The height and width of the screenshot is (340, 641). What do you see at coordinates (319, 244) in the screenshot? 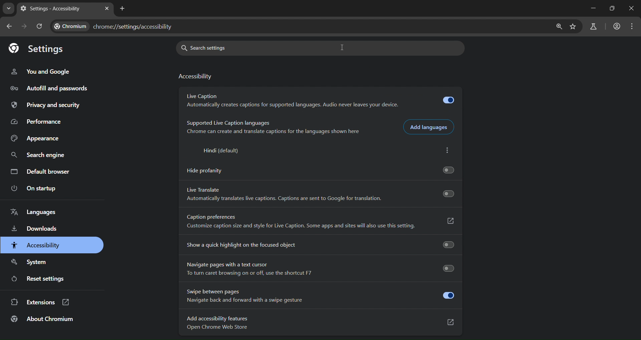
I see `show a quick highlight on the focused object` at bounding box center [319, 244].